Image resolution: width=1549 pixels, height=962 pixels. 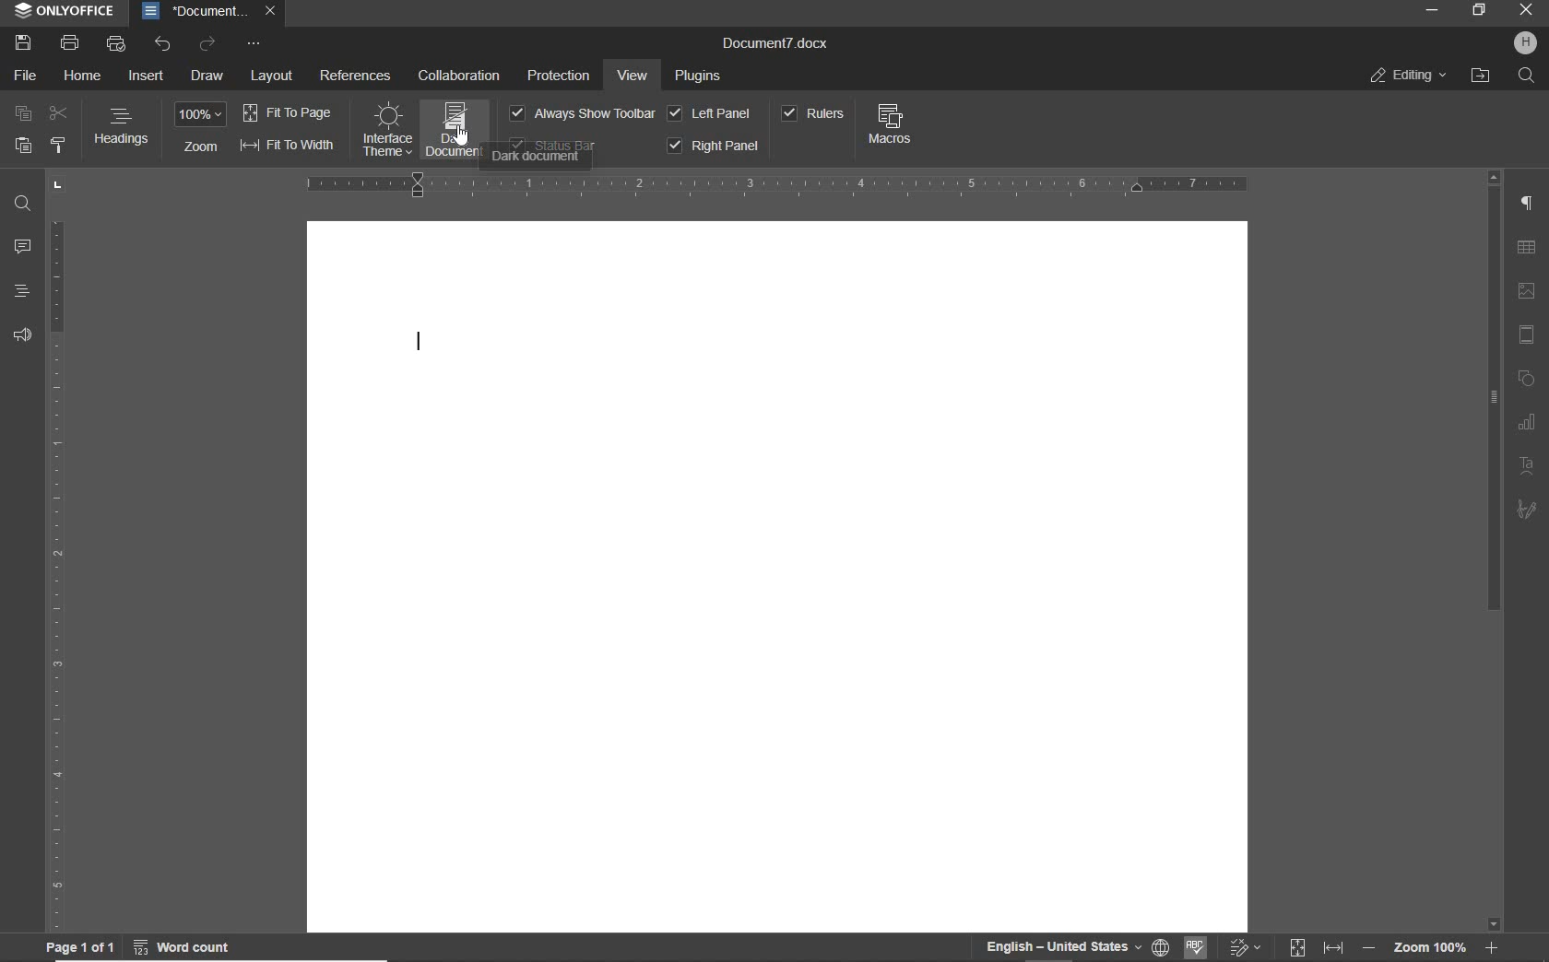 What do you see at coordinates (1528, 247) in the screenshot?
I see `TABLE` at bounding box center [1528, 247].